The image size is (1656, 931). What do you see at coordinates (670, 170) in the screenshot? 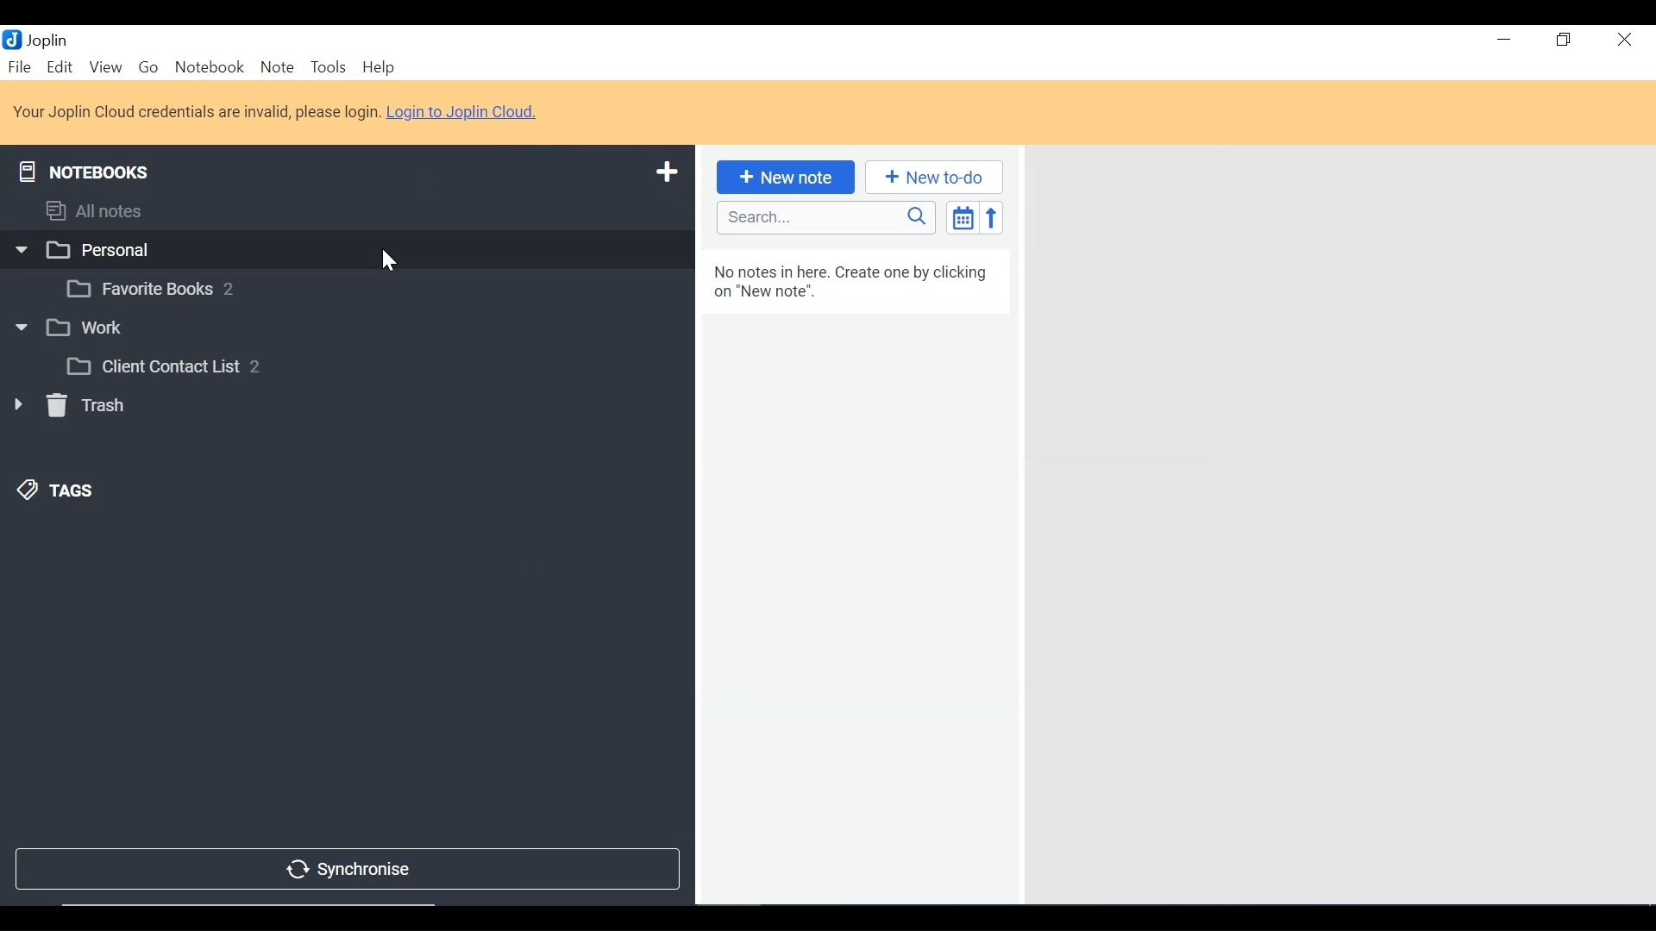
I see `Add a New Notebook` at bounding box center [670, 170].